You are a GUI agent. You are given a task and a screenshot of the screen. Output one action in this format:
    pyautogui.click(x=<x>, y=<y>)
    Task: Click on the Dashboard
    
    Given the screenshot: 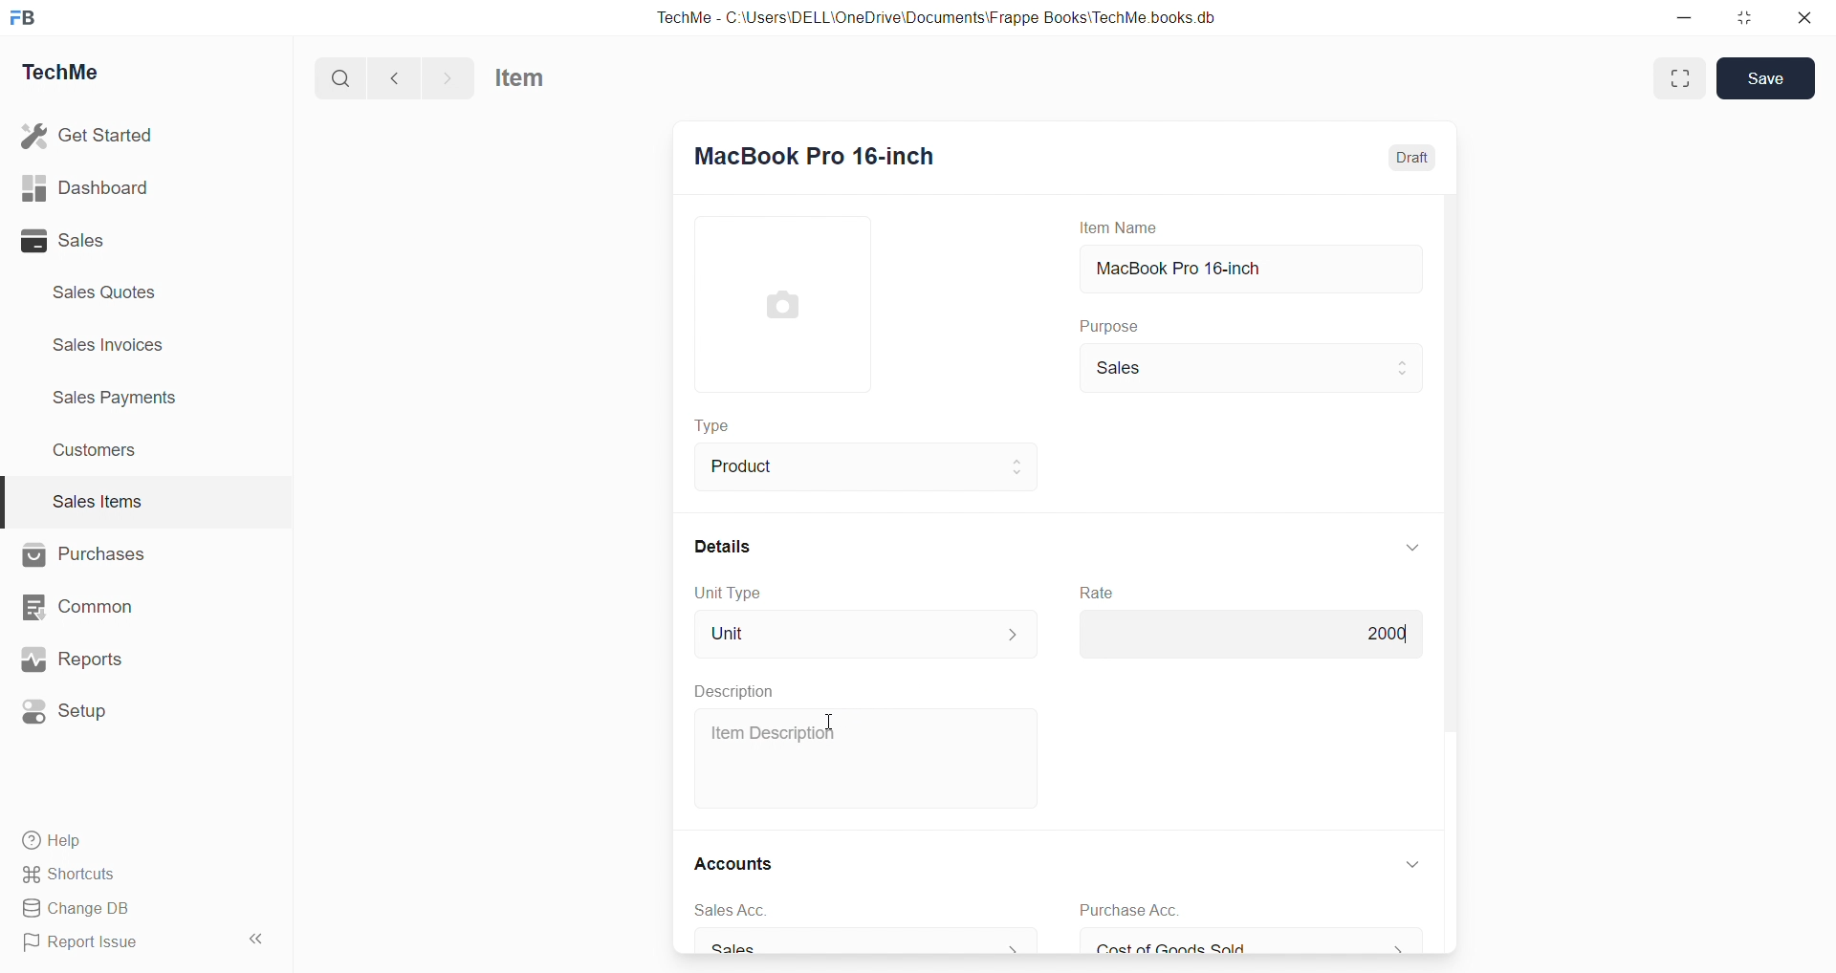 What is the action you would take?
    pyautogui.click(x=86, y=186)
    